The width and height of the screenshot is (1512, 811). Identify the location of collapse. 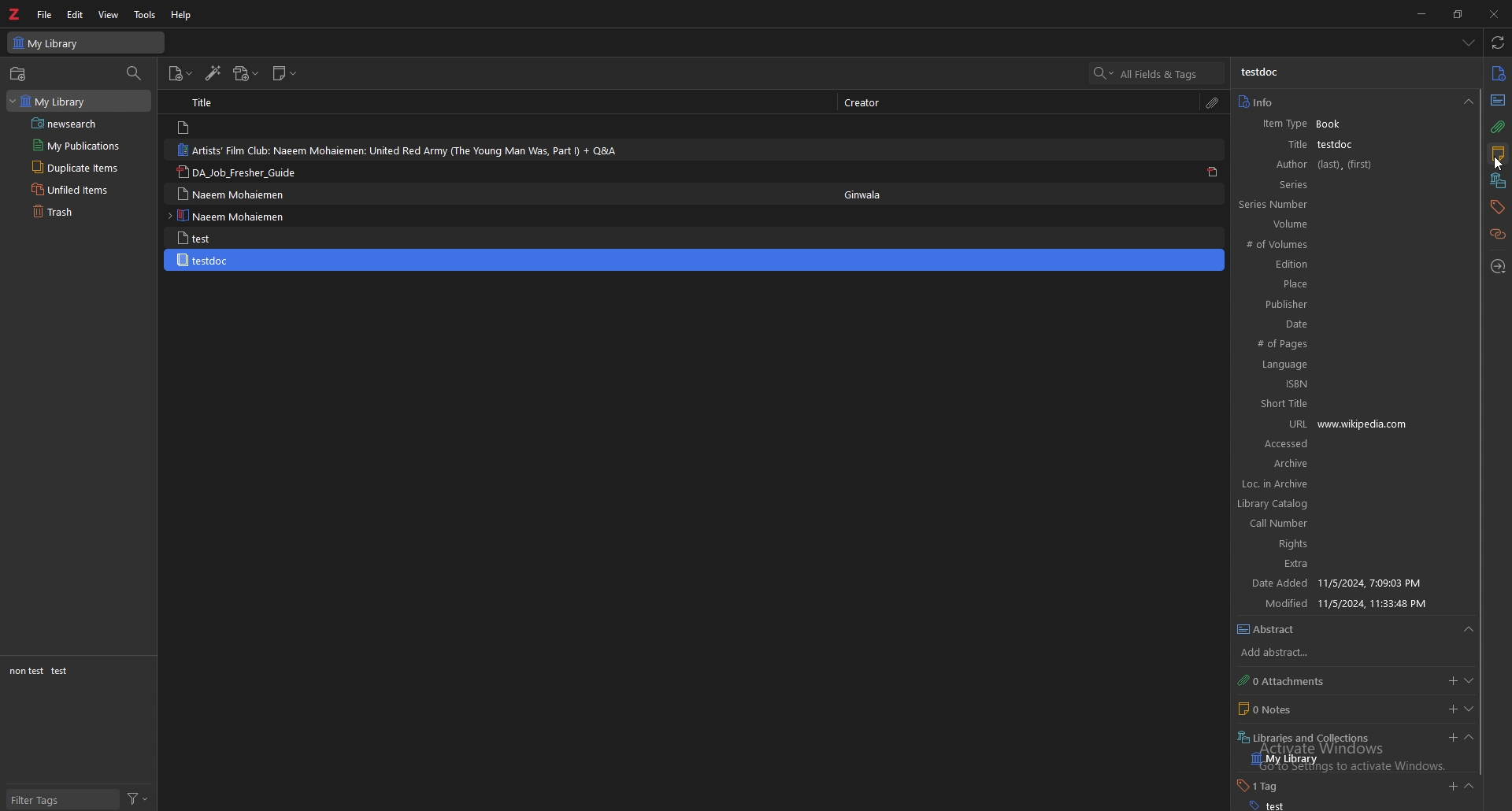
(1468, 736).